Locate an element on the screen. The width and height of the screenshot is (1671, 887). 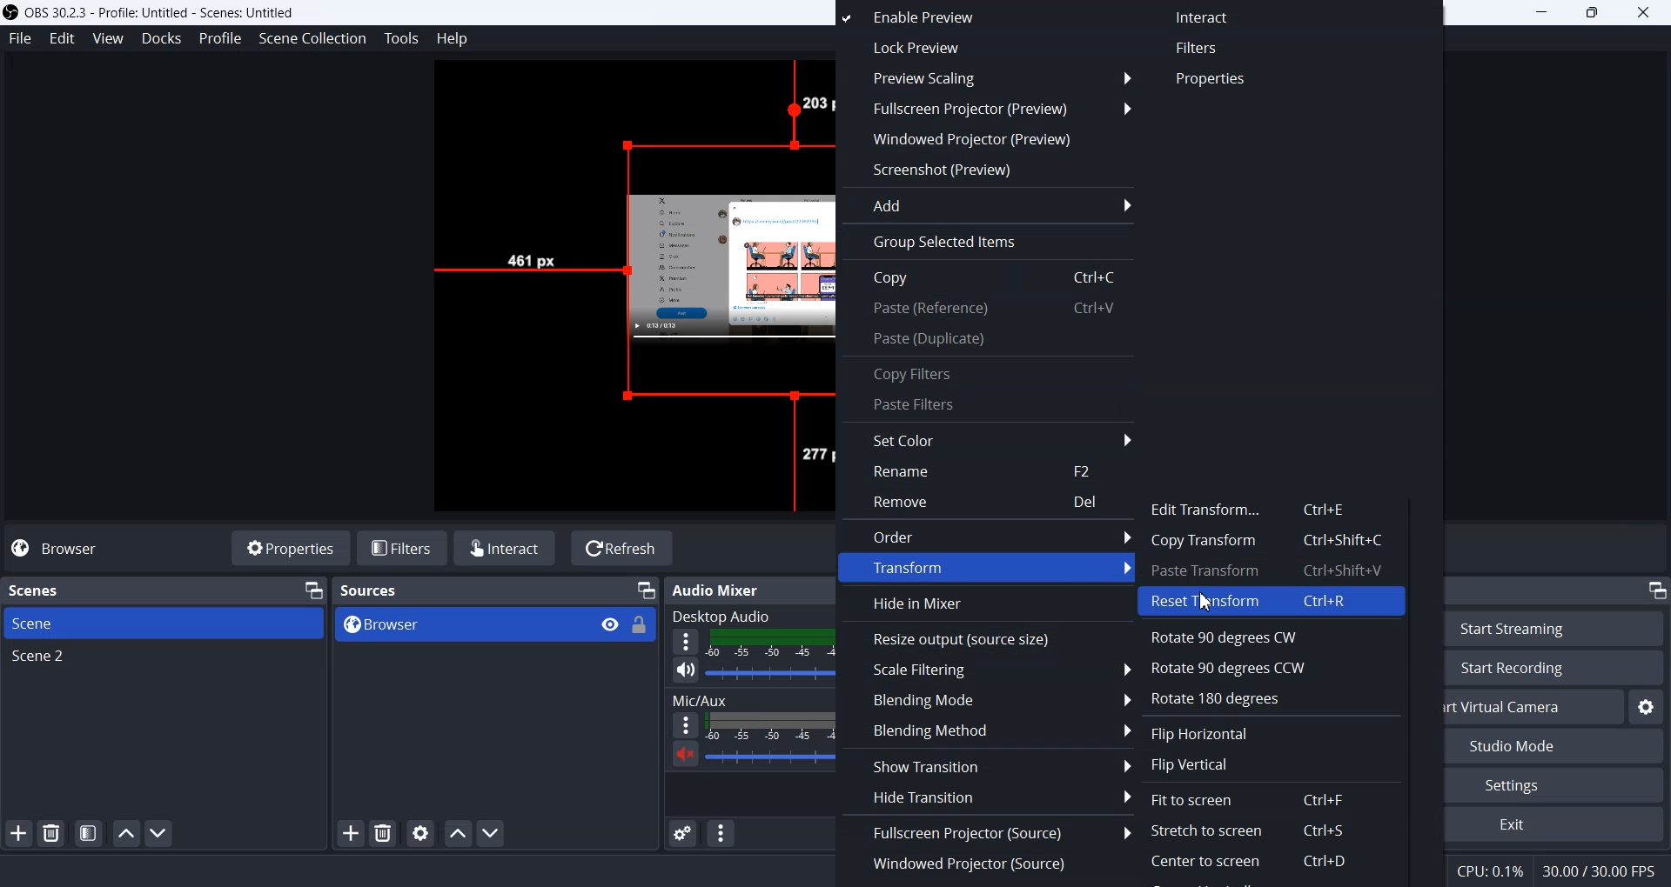
Mic/aux is located at coordinates (751, 697).